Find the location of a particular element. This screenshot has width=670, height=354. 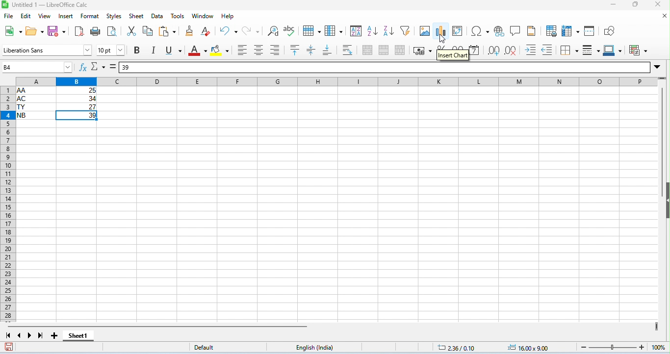

insert comment is located at coordinates (516, 31).